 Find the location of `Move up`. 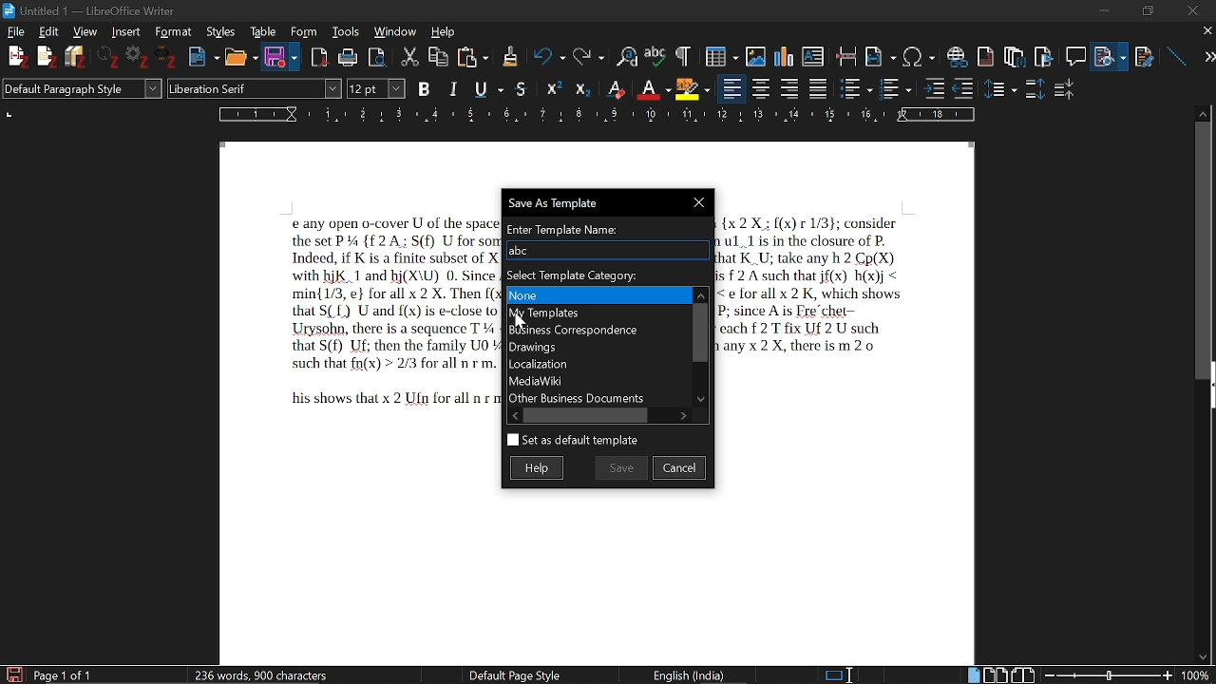

Move up is located at coordinates (700, 293).